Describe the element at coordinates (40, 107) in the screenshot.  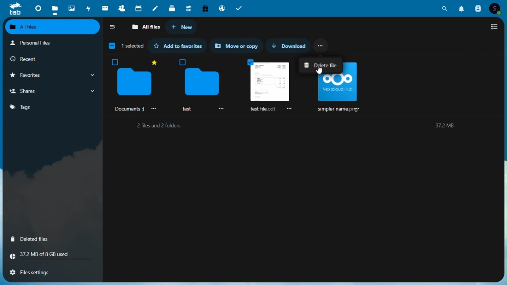
I see `Tag` at that location.